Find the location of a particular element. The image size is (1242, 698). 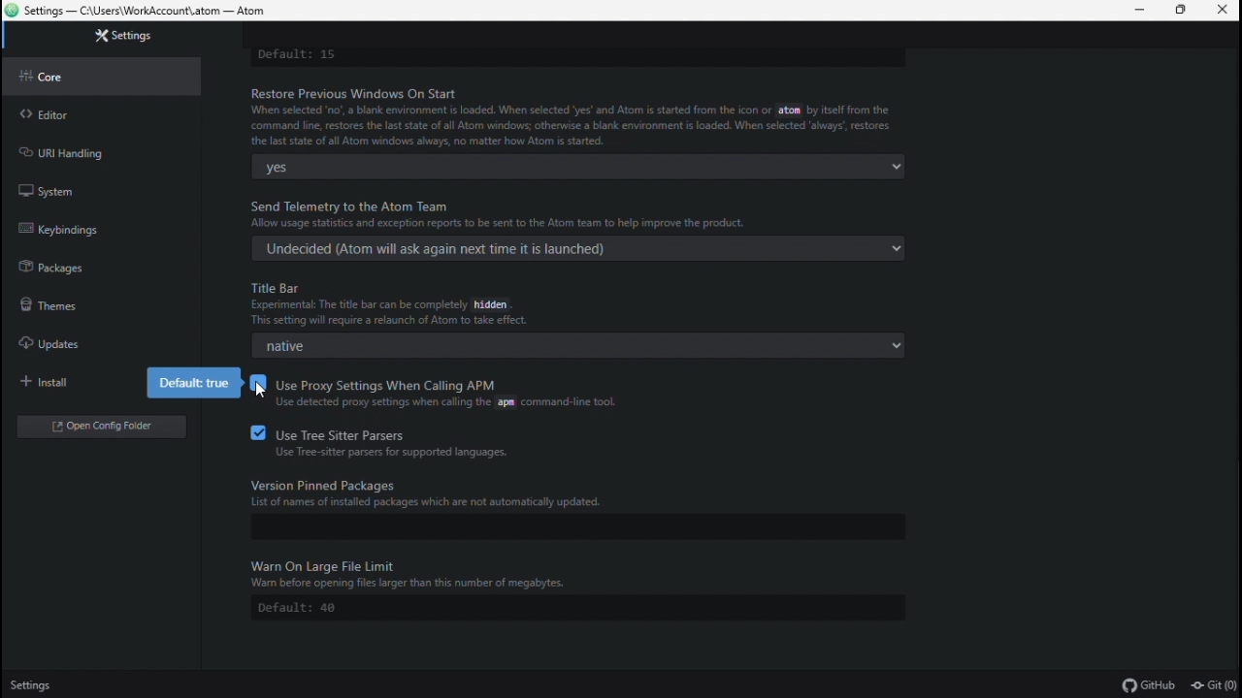

Editor is located at coordinates (92, 111).